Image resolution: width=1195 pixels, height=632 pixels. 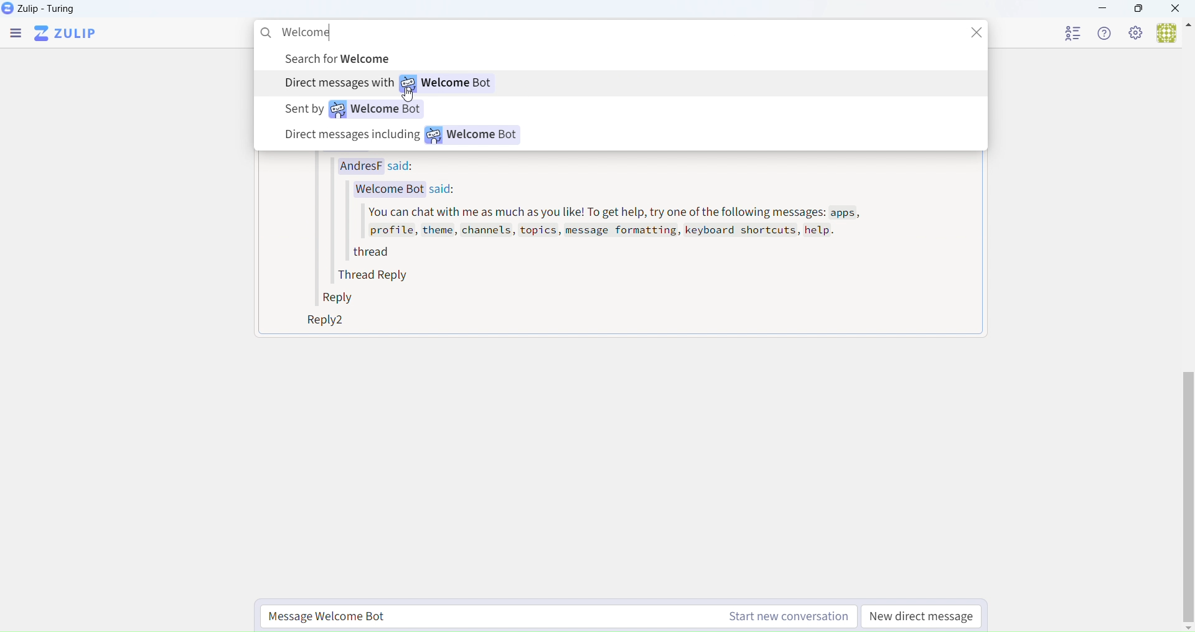 I want to click on Settings, so click(x=1136, y=34).